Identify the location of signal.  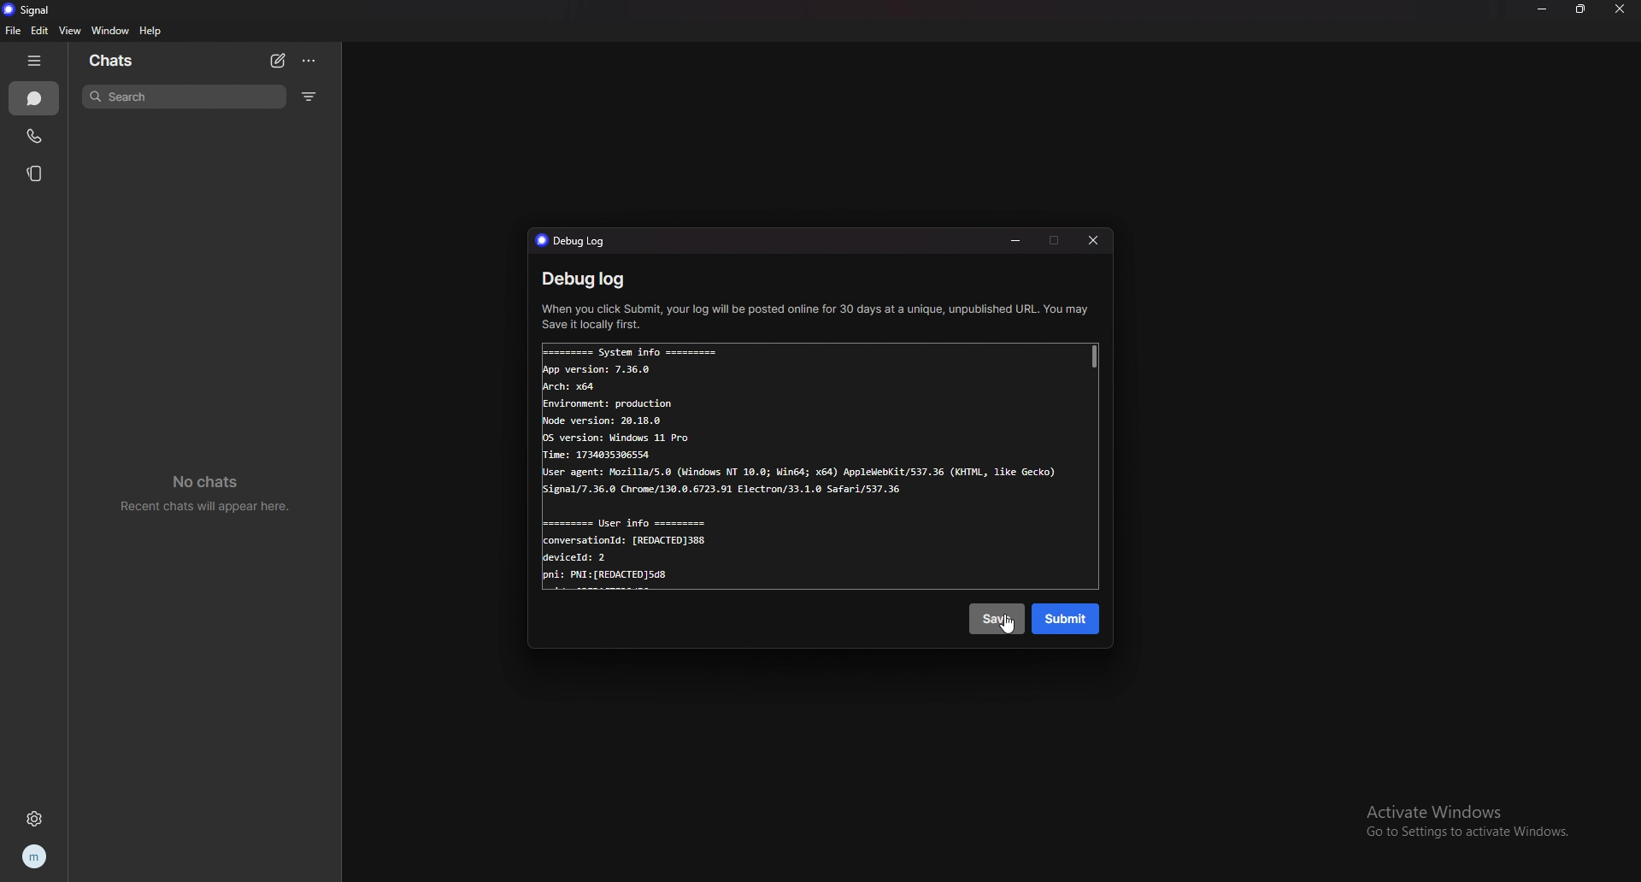
(32, 10).